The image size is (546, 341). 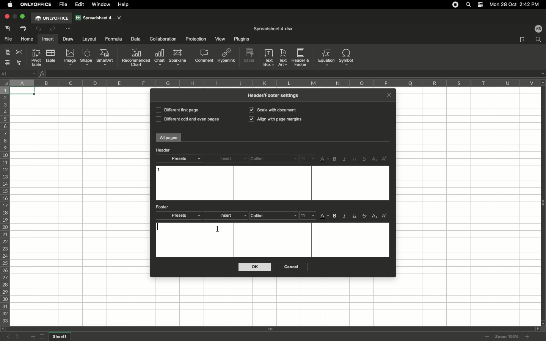 What do you see at coordinates (273, 29) in the screenshot?
I see `File name` at bounding box center [273, 29].